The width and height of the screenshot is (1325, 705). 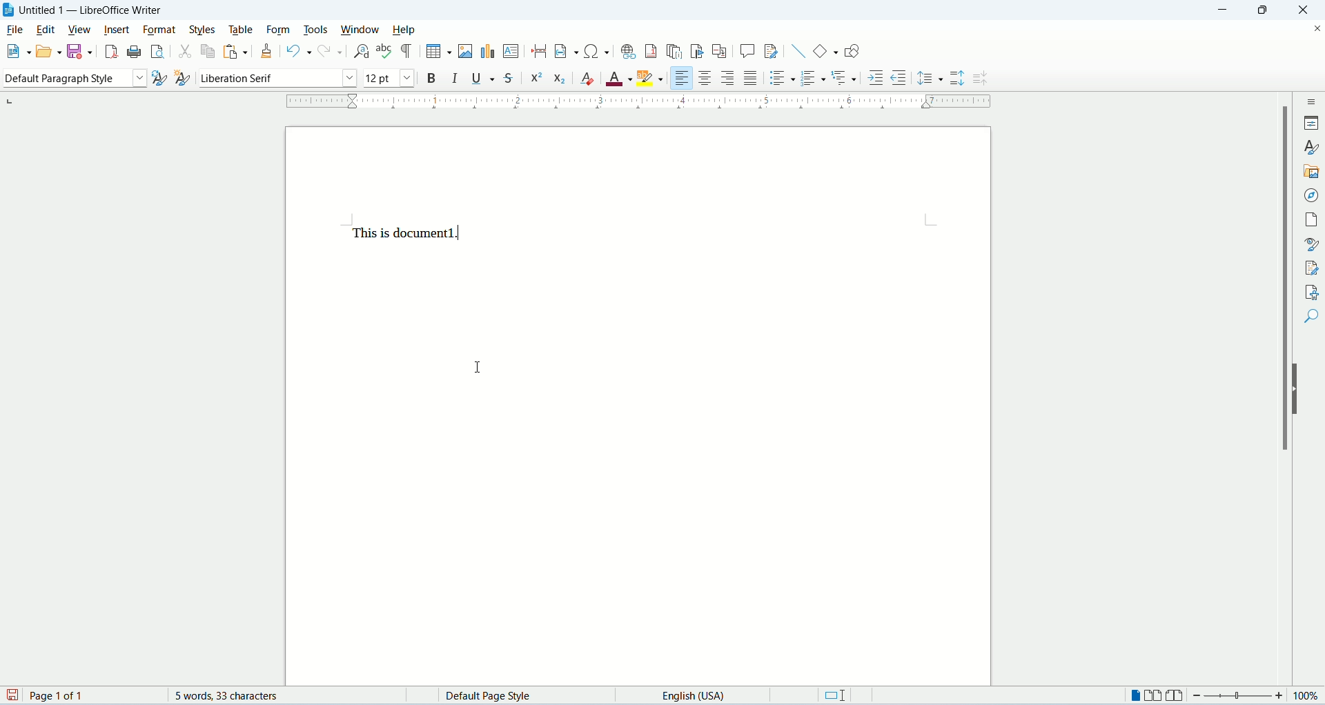 What do you see at coordinates (747, 51) in the screenshot?
I see `insert comment` at bounding box center [747, 51].